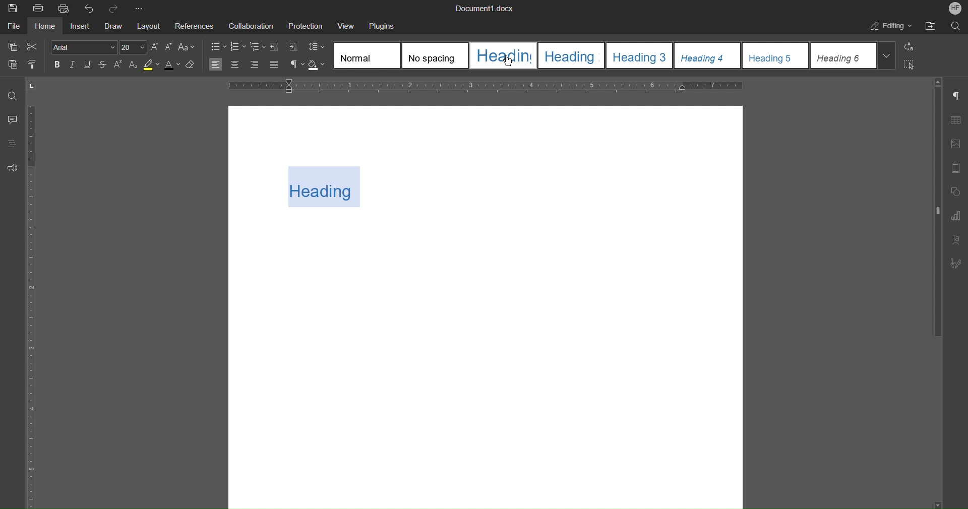 Image resolution: width=968 pixels, height=509 pixels. I want to click on Copy Style, so click(35, 64).